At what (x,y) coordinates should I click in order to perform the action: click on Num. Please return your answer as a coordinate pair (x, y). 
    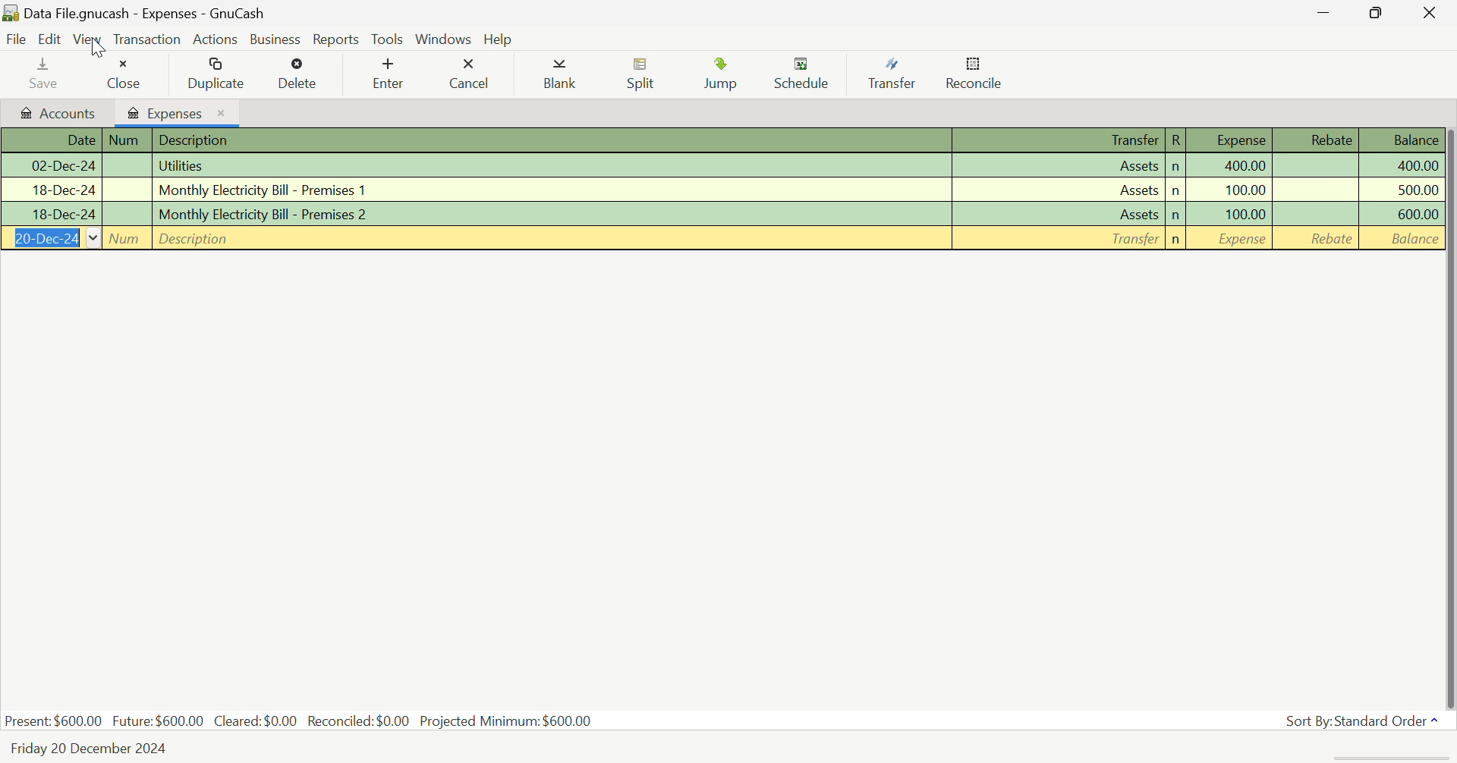
    Looking at the image, I should click on (126, 214).